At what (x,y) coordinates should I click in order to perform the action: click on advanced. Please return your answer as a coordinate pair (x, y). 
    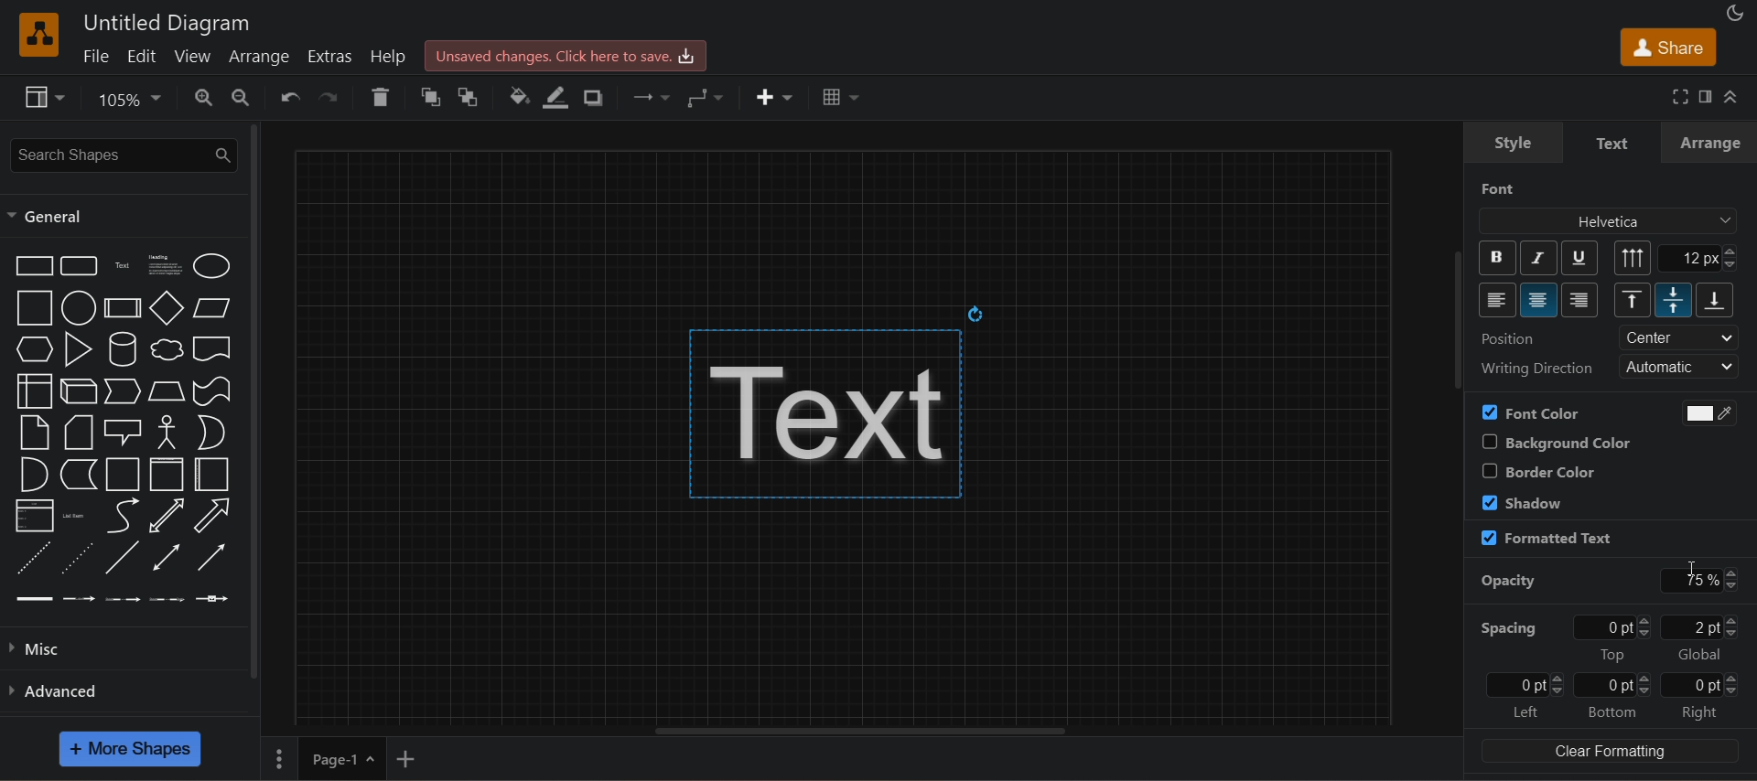
    Looking at the image, I should click on (121, 690).